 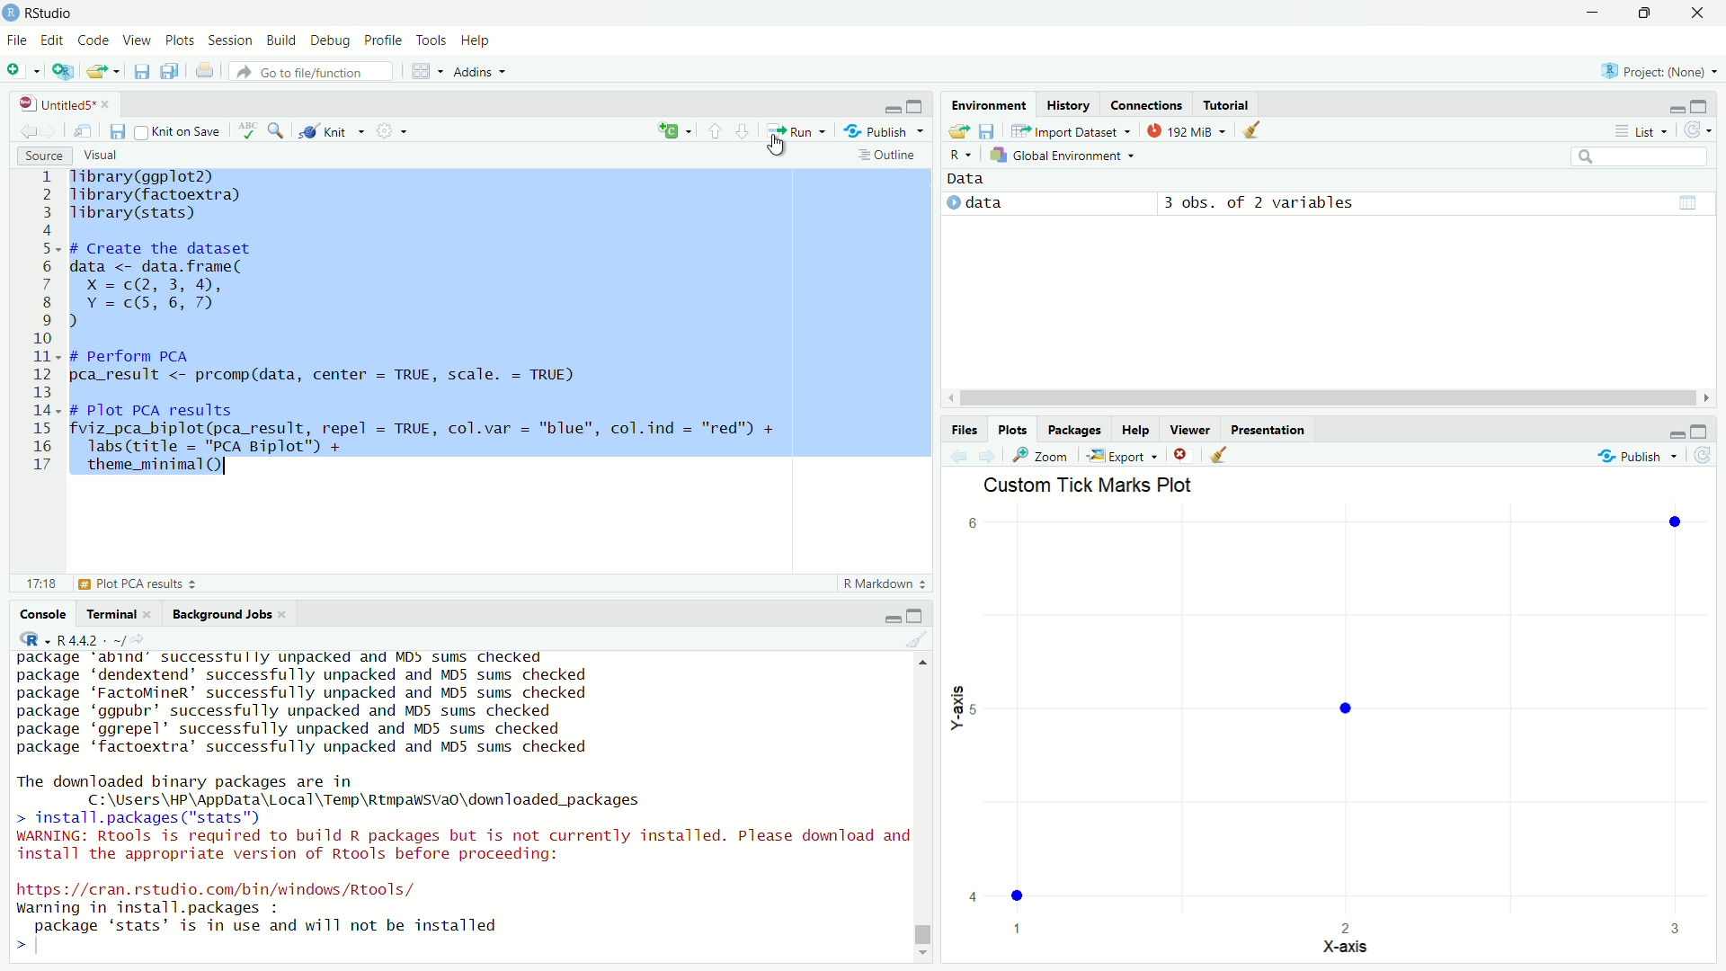 What do you see at coordinates (1187, 129) in the screenshot?
I see `memory usage` at bounding box center [1187, 129].